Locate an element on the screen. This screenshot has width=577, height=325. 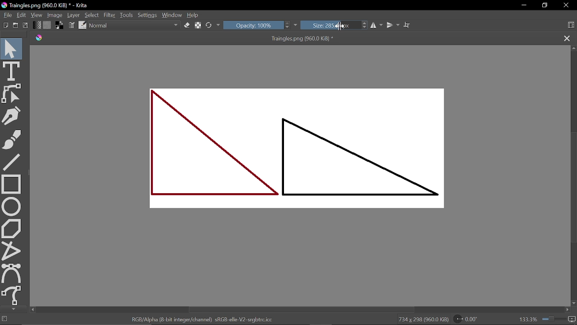
Traingles.png (960.0 KiB) * - Krita is located at coordinates (46, 6).